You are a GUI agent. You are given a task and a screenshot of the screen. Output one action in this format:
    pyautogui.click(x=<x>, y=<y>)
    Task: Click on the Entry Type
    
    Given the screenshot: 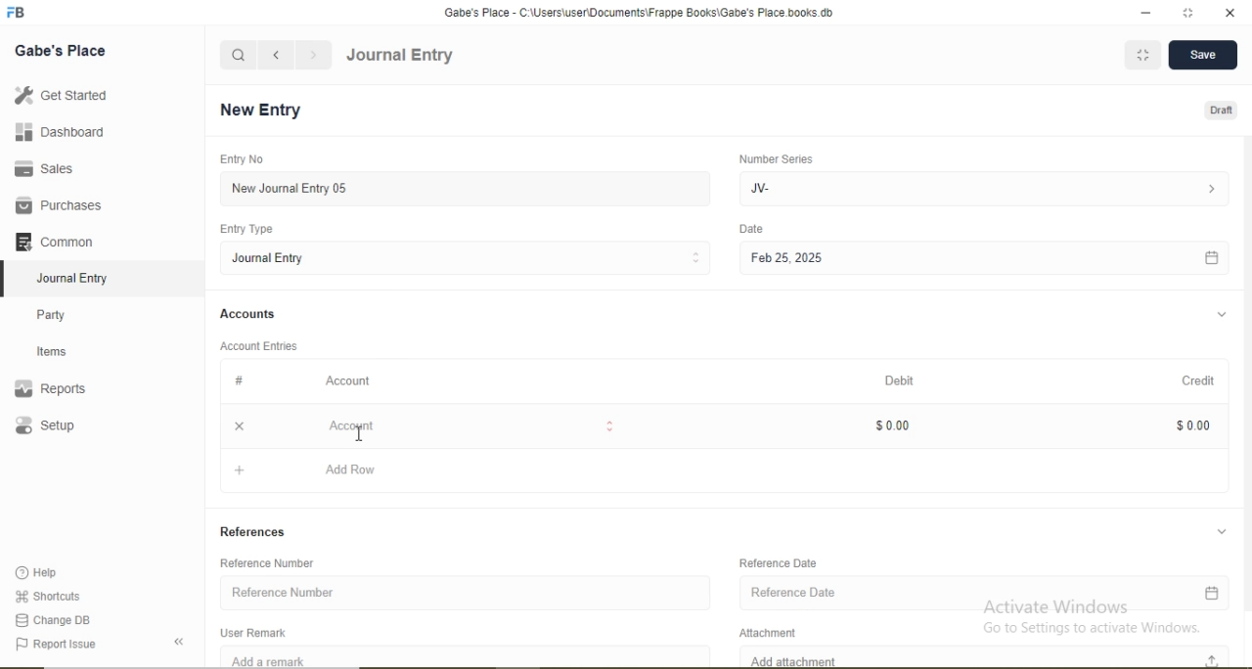 What is the action you would take?
    pyautogui.click(x=248, y=229)
    